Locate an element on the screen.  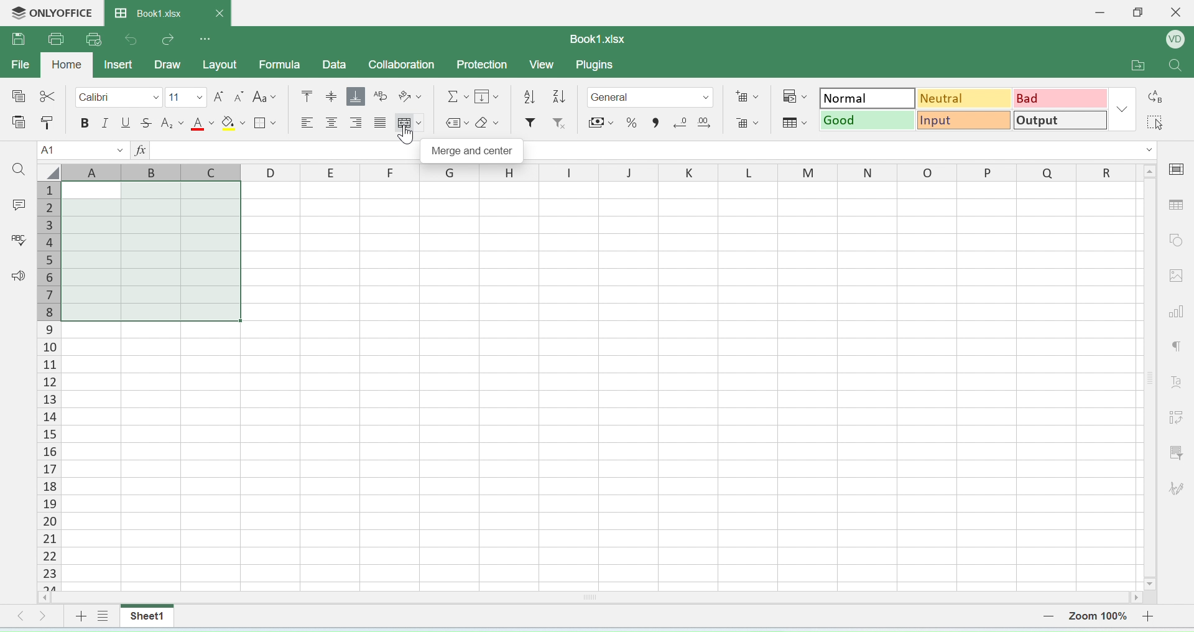
descending order is located at coordinates (527, 97).